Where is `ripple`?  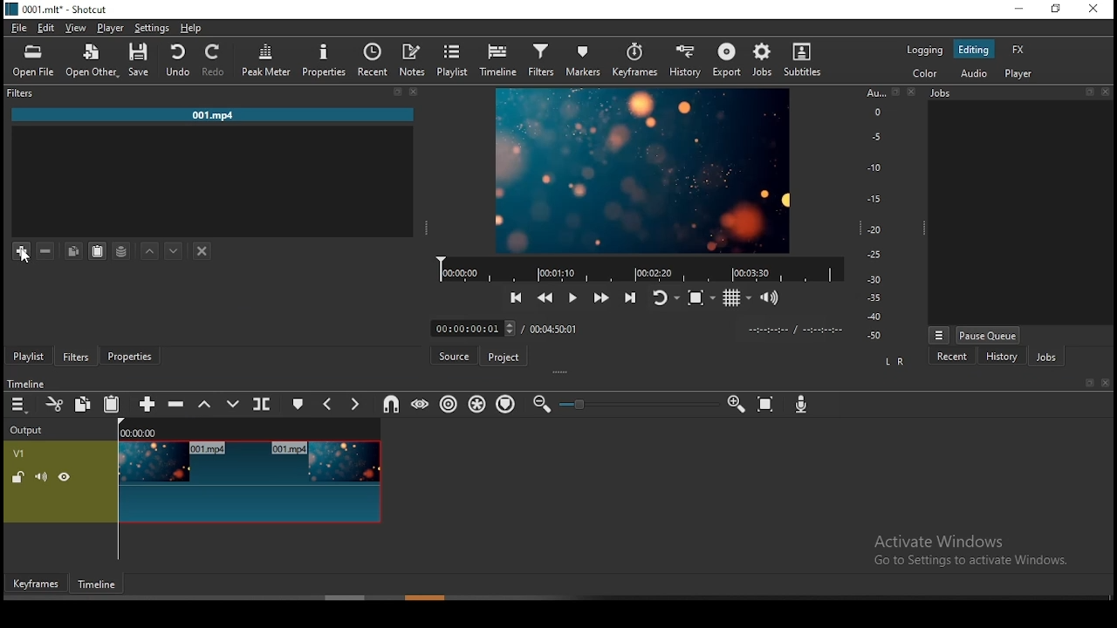 ripple is located at coordinates (446, 404).